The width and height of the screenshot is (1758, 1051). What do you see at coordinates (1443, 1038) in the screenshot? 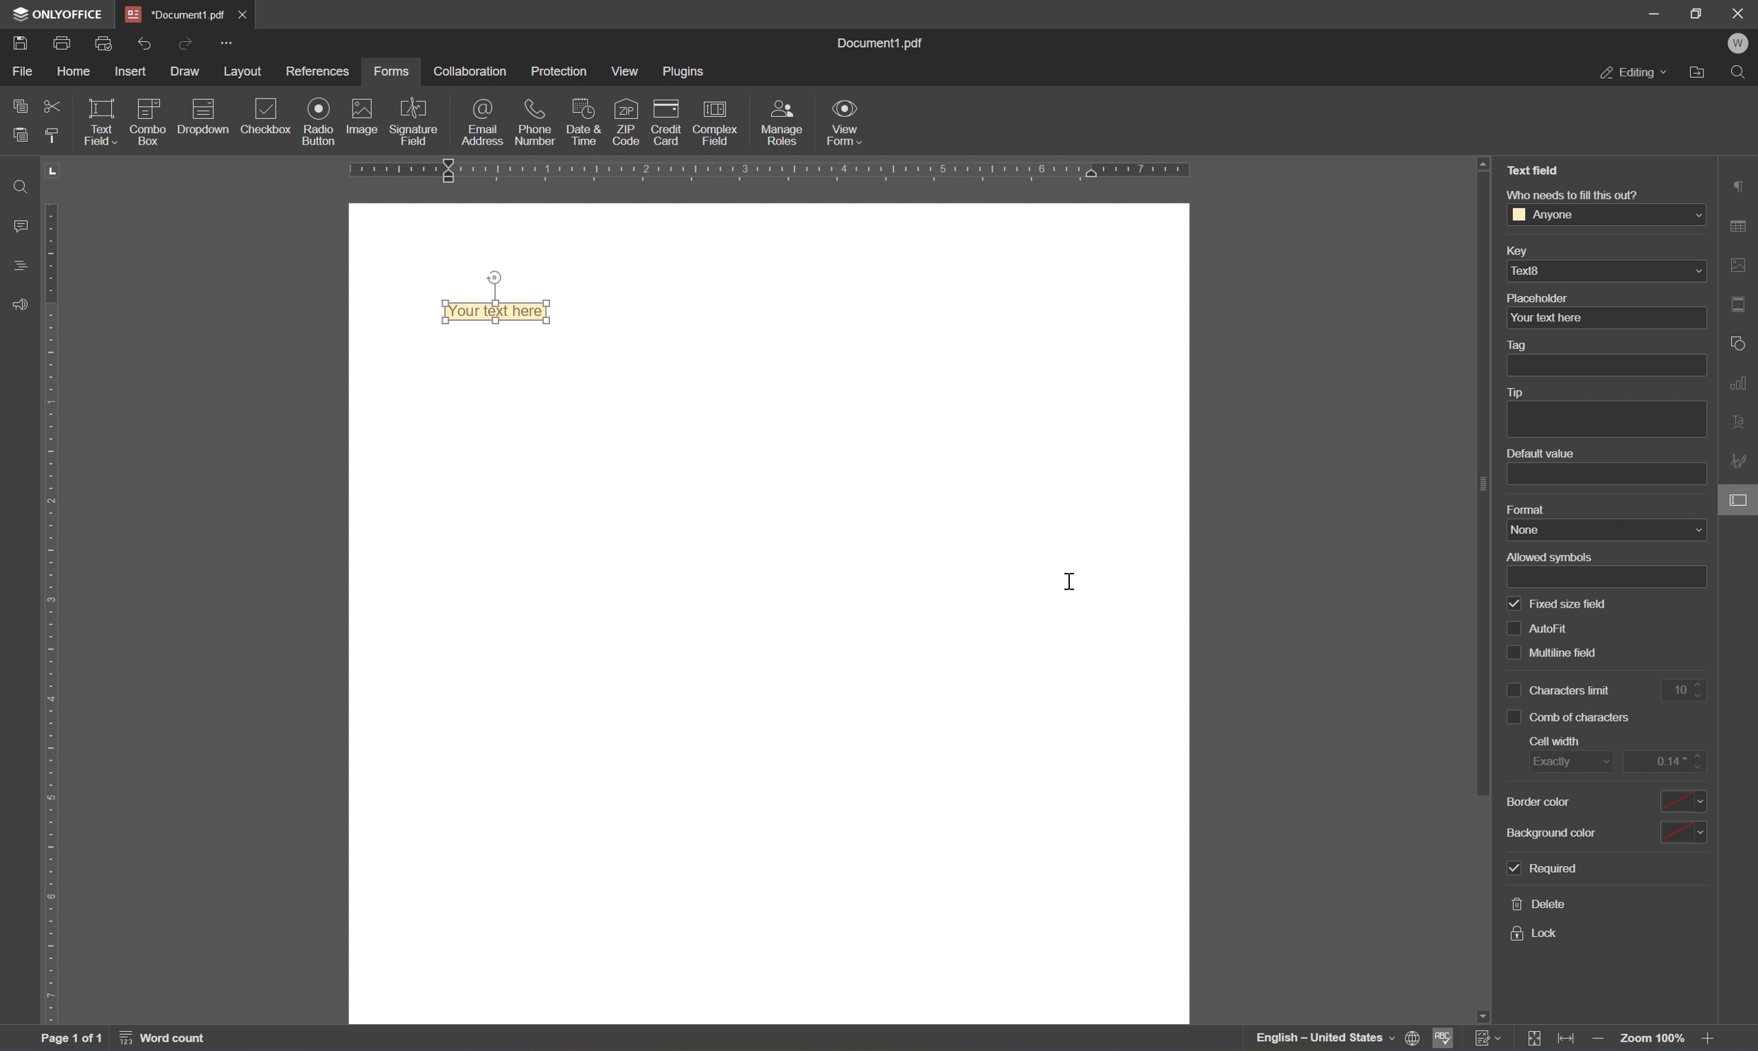
I see `spell checking` at bounding box center [1443, 1038].